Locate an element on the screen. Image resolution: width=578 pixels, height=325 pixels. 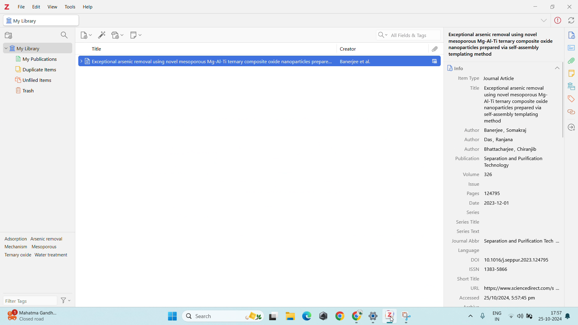
collapse info is located at coordinates (557, 68).